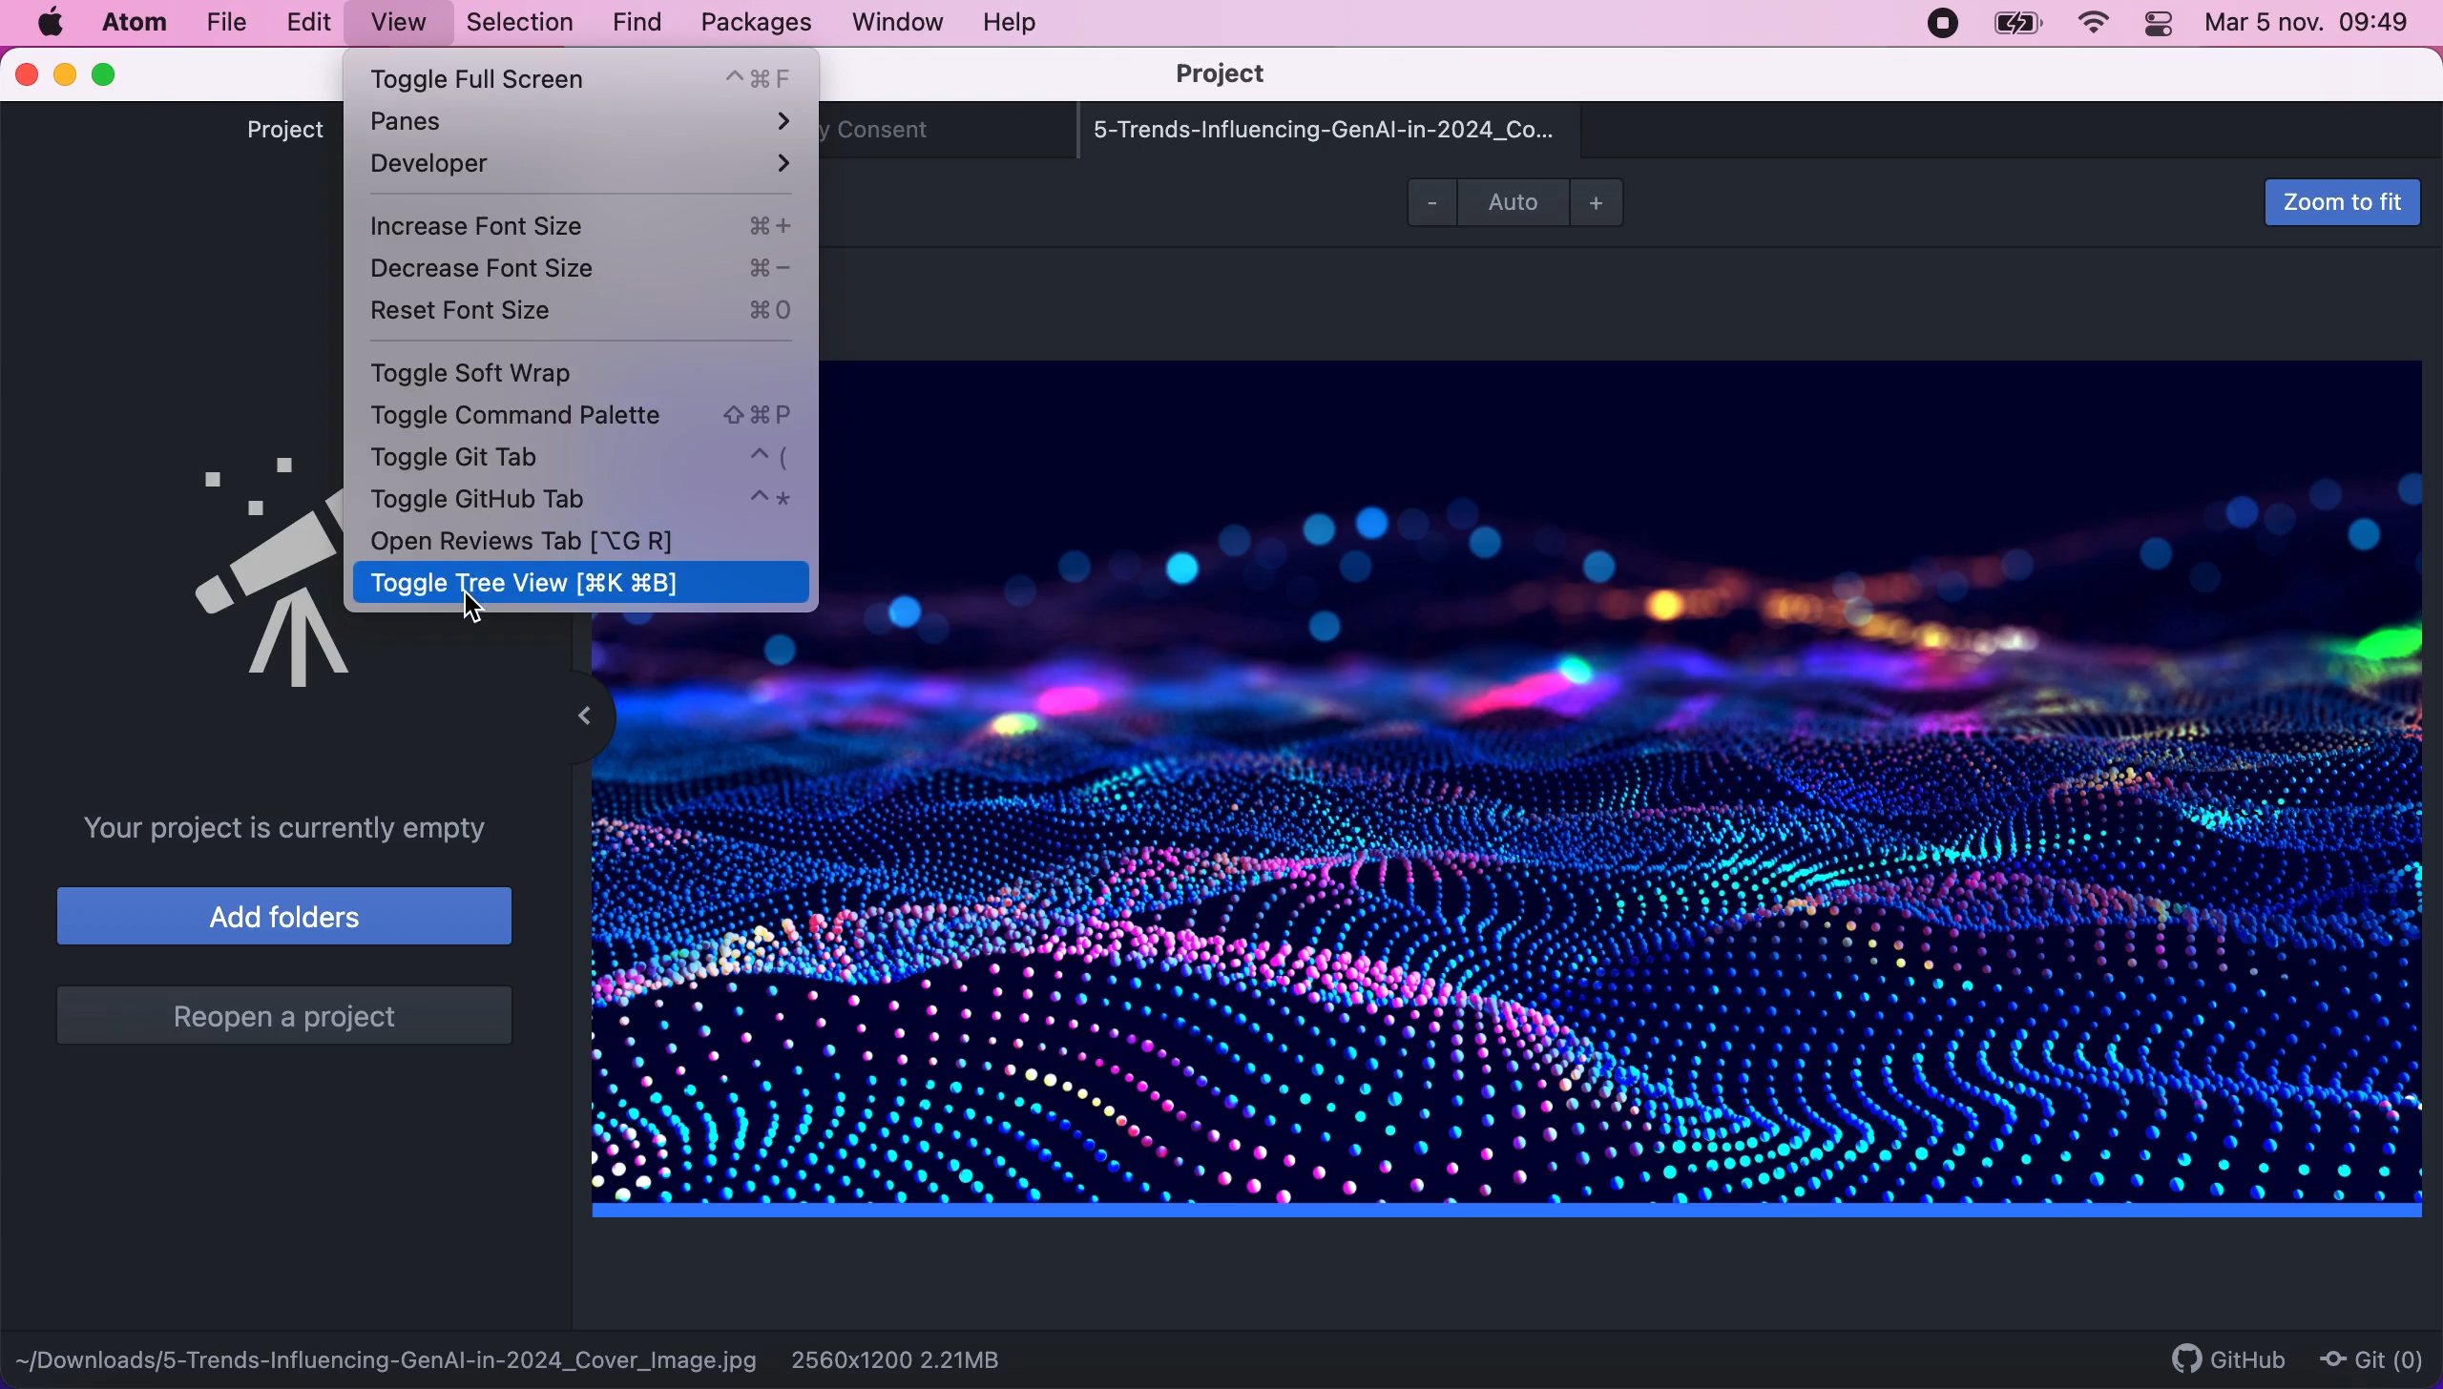 This screenshot has height=1389, width=2443. Describe the element at coordinates (1945, 27) in the screenshot. I see `recording stopped` at that location.